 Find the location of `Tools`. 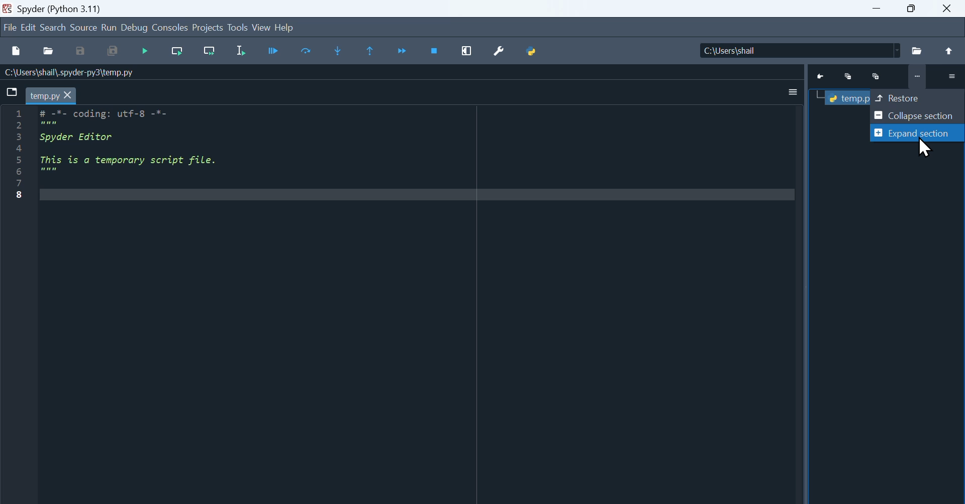

Tools is located at coordinates (237, 27).